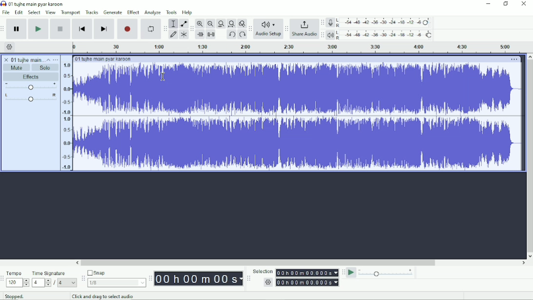 This screenshot has width=533, height=300. What do you see at coordinates (17, 29) in the screenshot?
I see `Pause` at bounding box center [17, 29].